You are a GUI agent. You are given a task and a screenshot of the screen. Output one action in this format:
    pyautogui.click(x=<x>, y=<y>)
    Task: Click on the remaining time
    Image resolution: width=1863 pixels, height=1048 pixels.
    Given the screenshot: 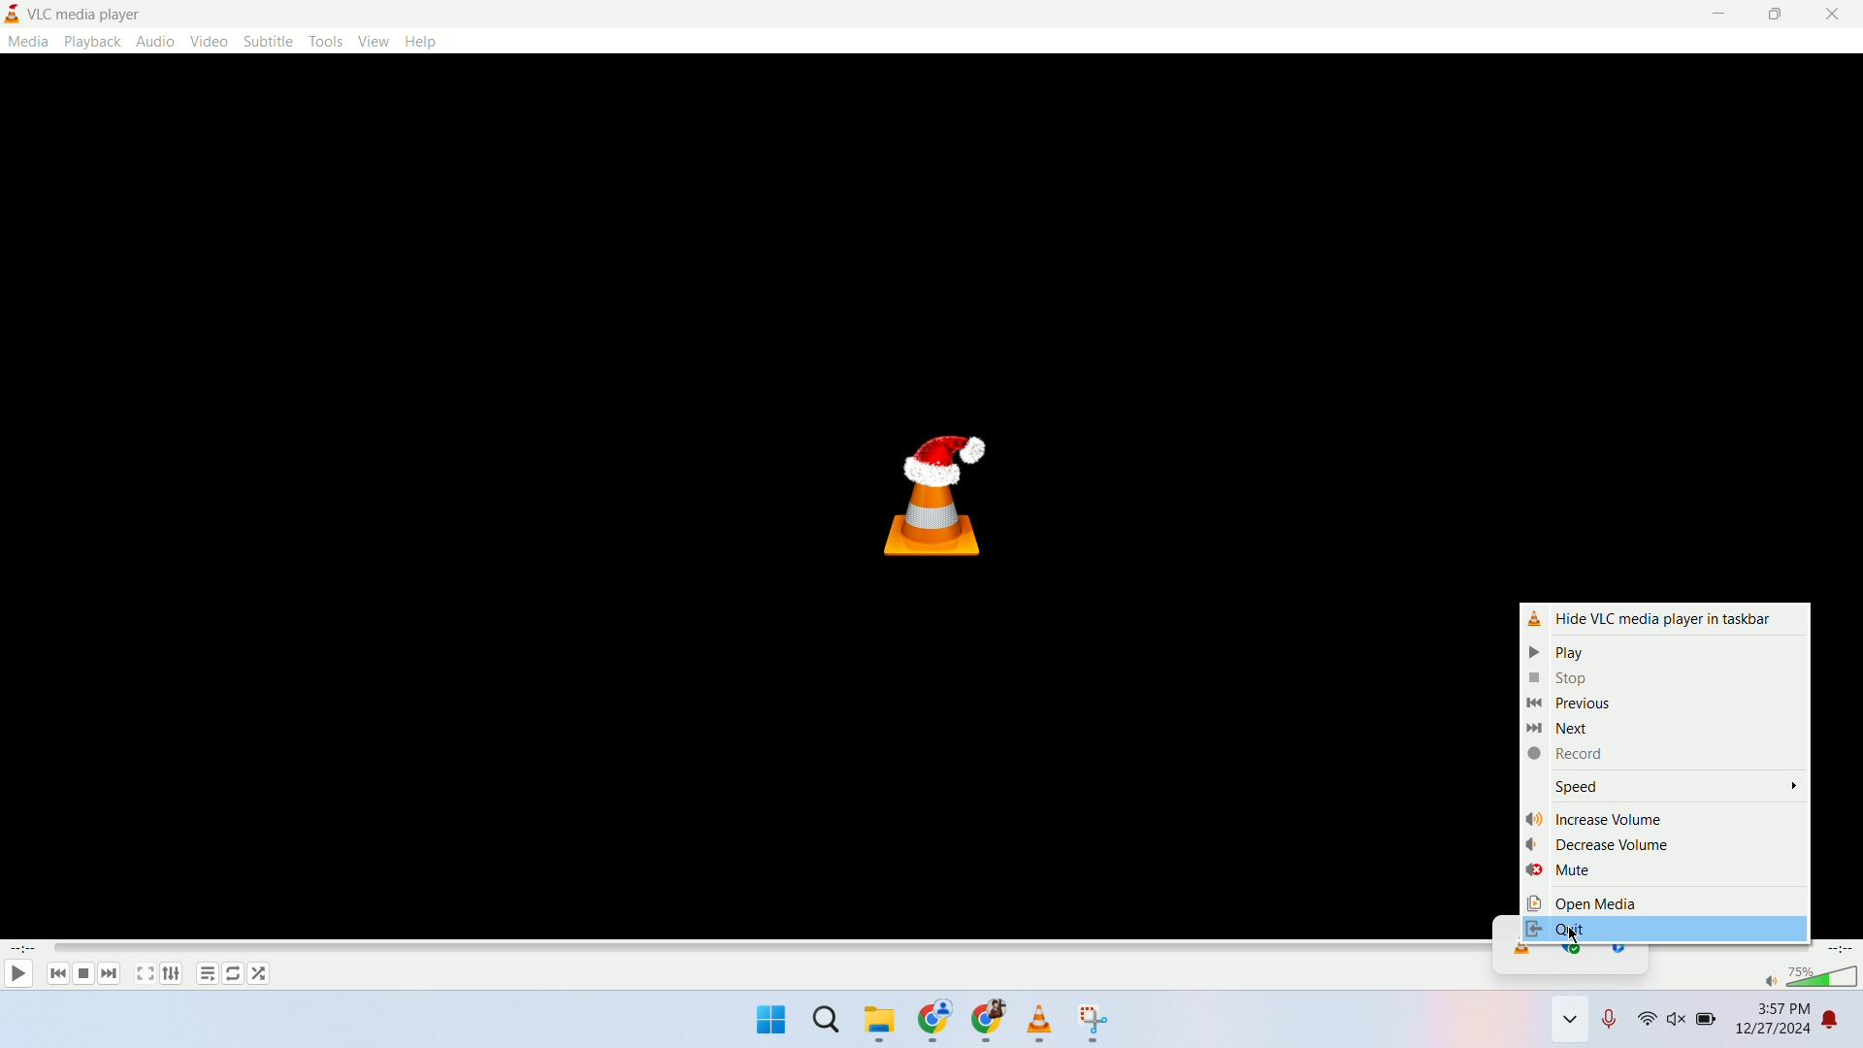 What is the action you would take?
    pyautogui.click(x=1842, y=949)
    